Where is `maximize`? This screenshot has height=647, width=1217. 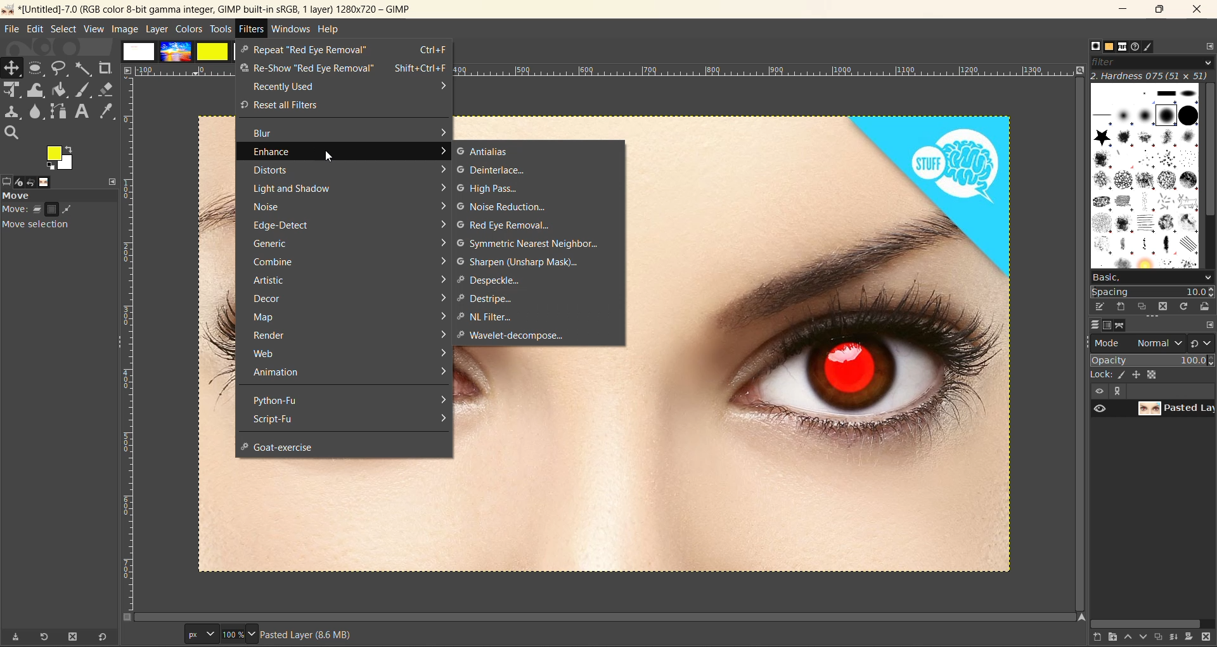
maximize is located at coordinates (1159, 12).